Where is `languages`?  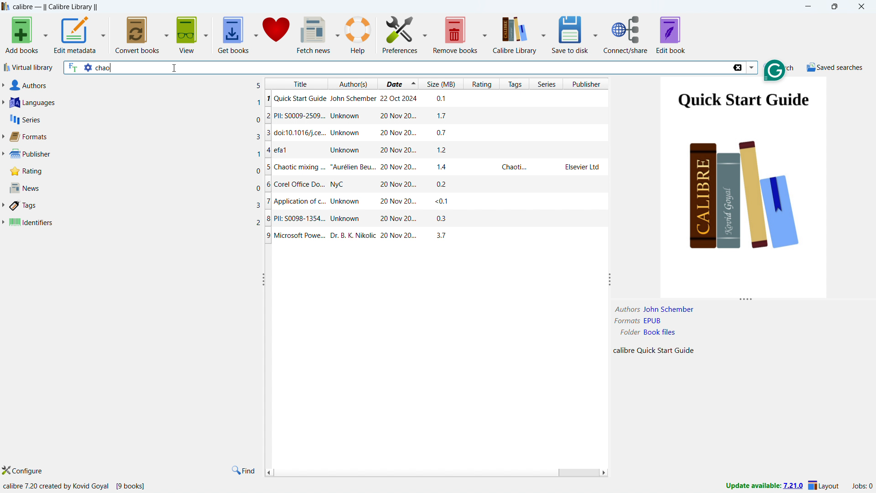
languages is located at coordinates (136, 103).